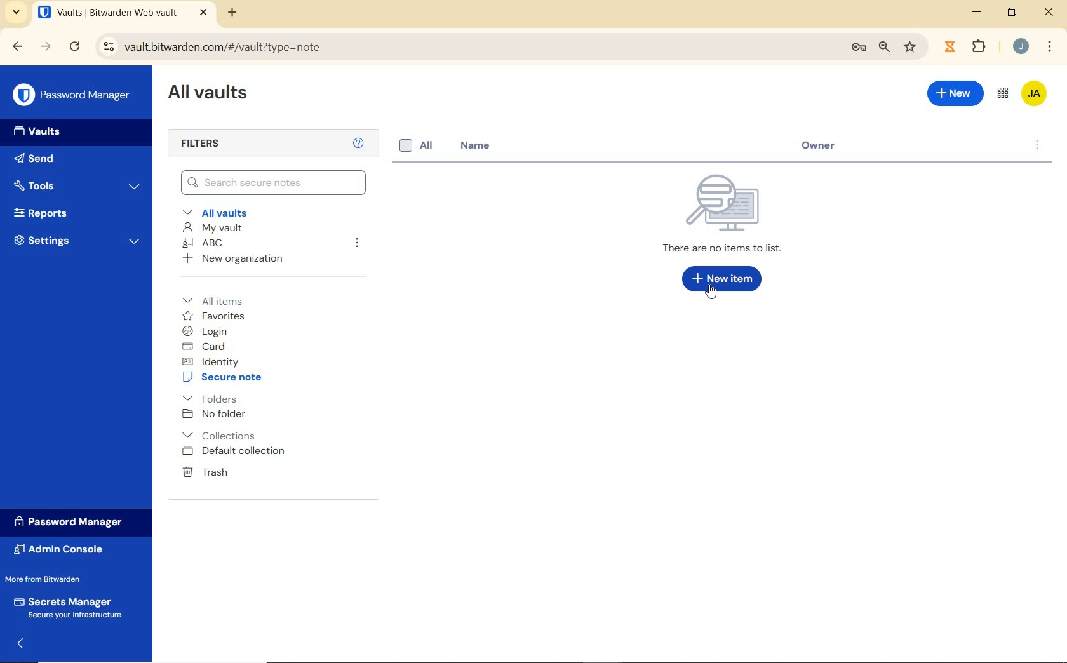 This screenshot has height=663, width=1067. I want to click on identity, so click(210, 361).